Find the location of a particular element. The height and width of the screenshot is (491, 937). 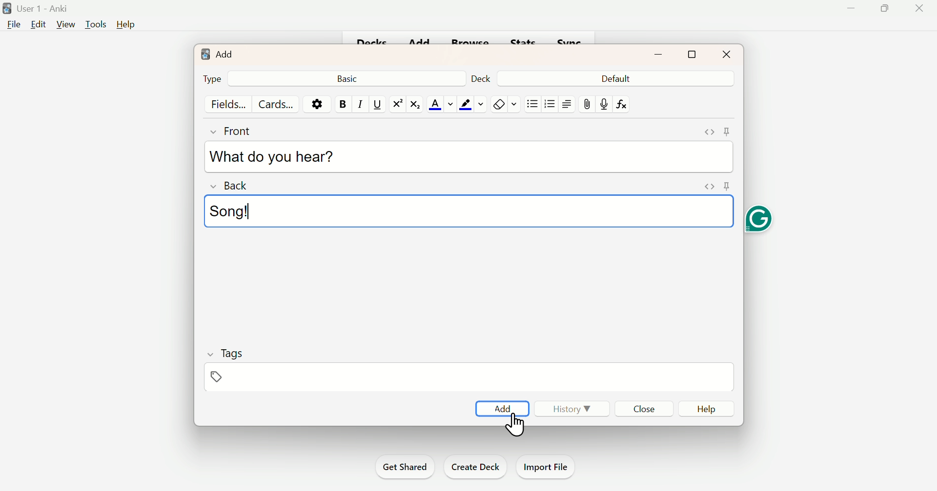

Cards... is located at coordinates (274, 103).